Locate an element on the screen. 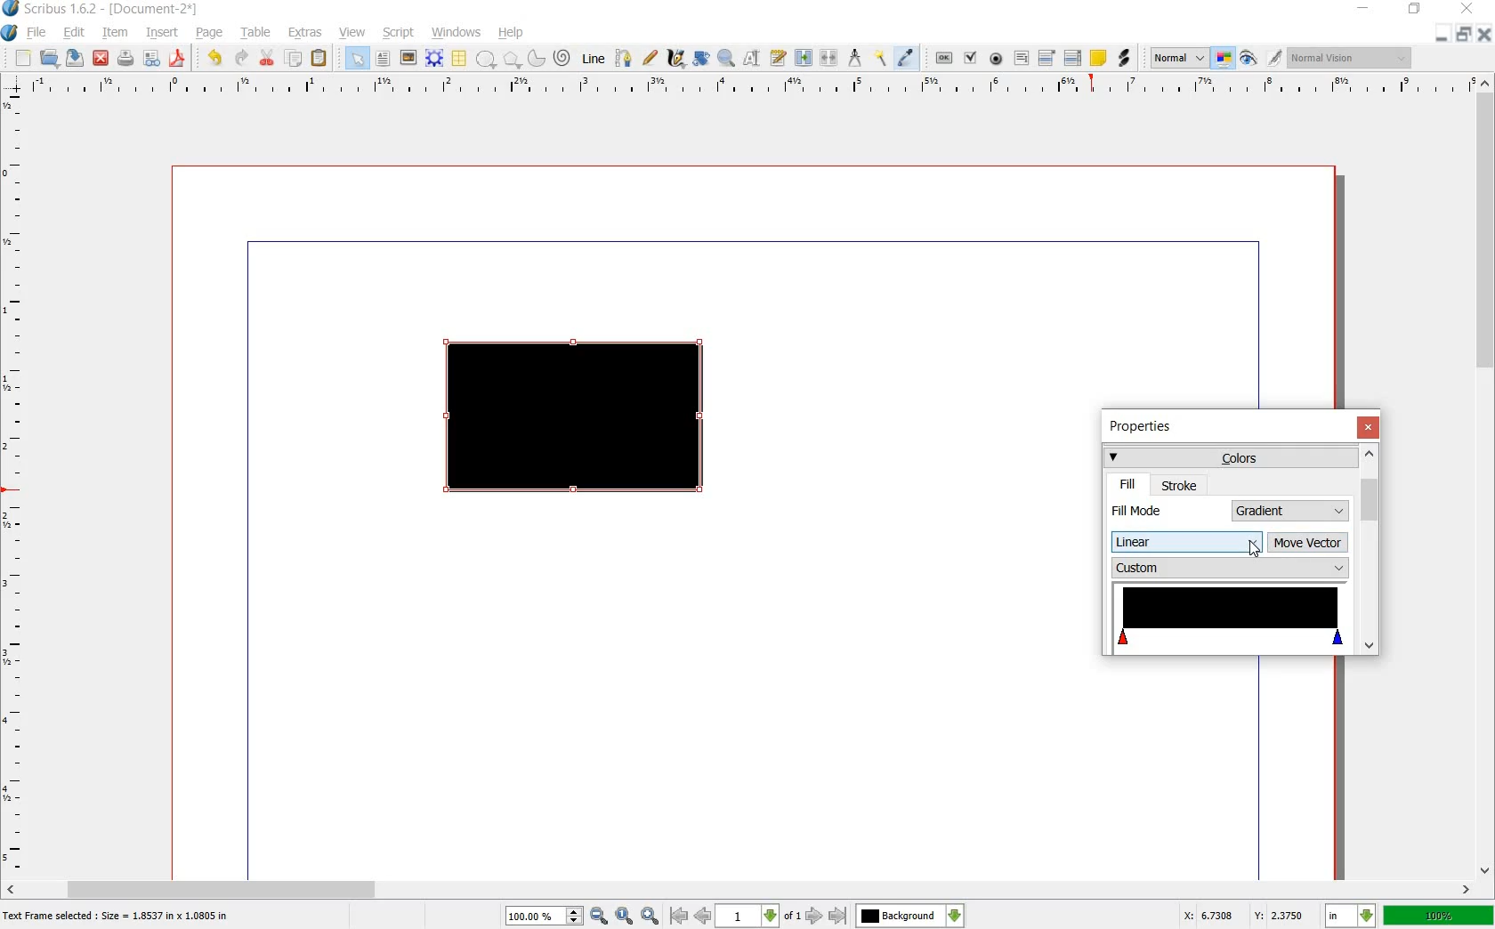 The image size is (1495, 929). eye dropper is located at coordinates (907, 59).